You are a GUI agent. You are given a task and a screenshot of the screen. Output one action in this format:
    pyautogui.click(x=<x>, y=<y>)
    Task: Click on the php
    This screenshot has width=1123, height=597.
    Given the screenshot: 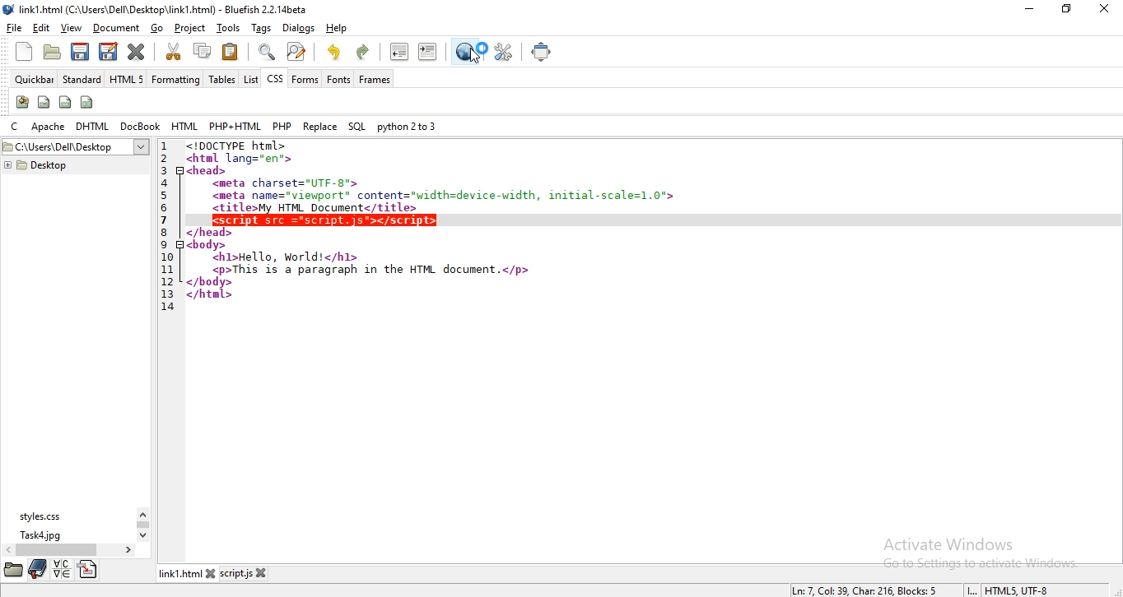 What is the action you would take?
    pyautogui.click(x=282, y=126)
    